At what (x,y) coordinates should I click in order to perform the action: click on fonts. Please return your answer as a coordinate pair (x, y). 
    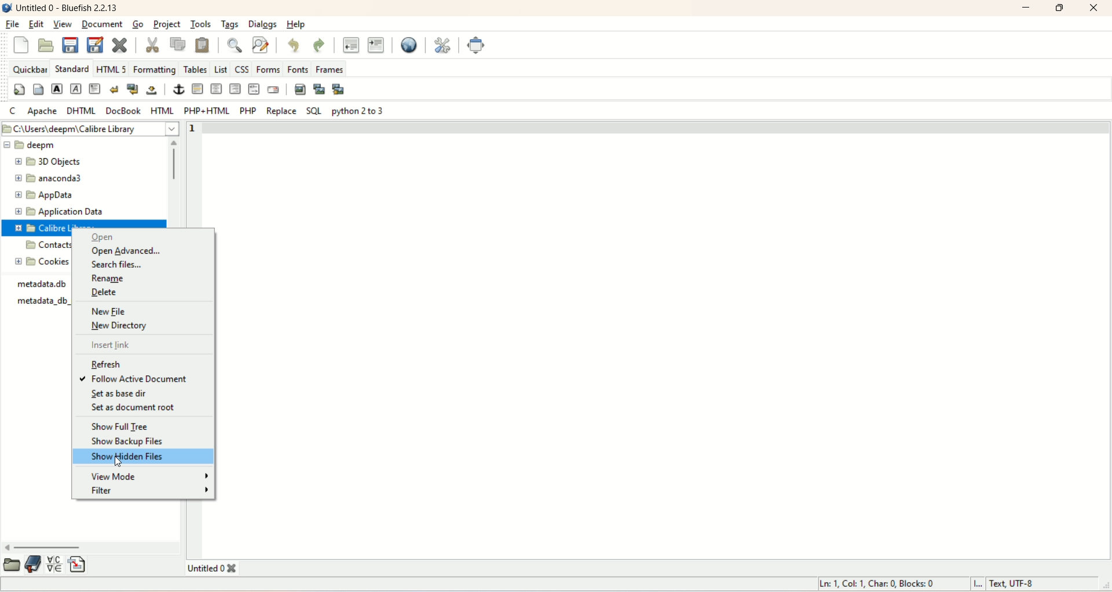
    Looking at the image, I should click on (300, 69).